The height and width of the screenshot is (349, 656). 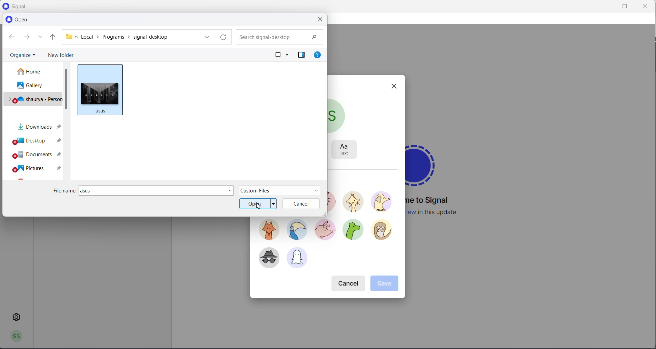 I want to click on desktop, so click(x=38, y=142).